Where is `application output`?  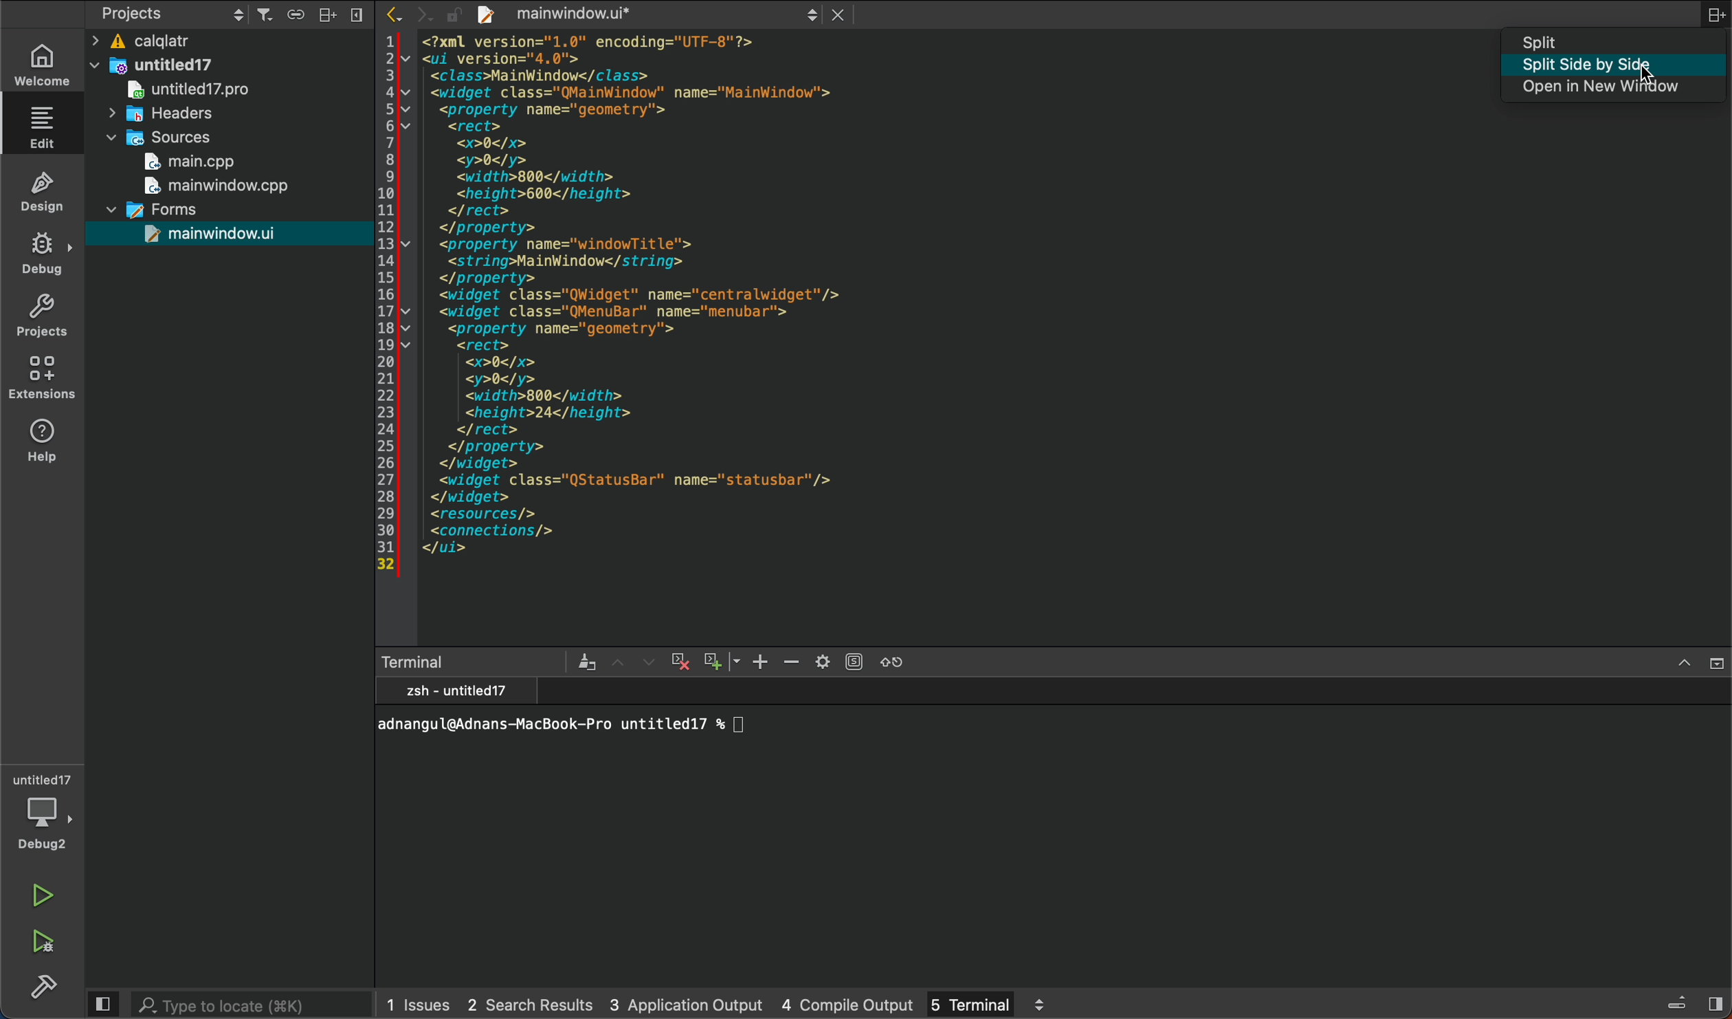 application output is located at coordinates (686, 1002).